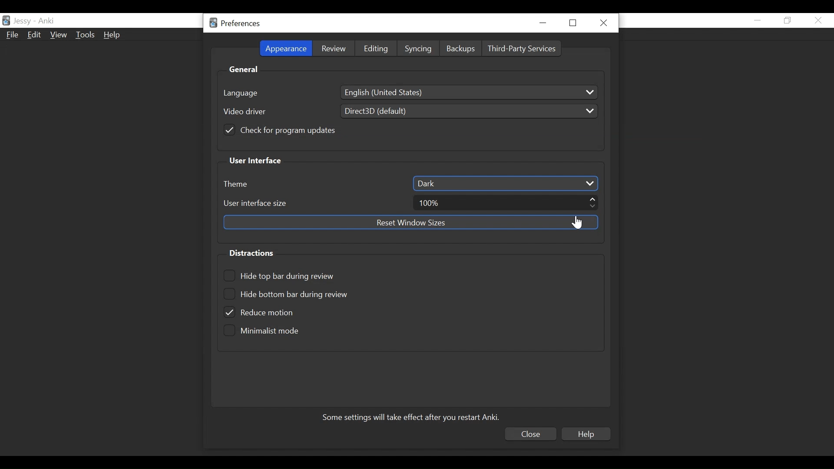 The height and width of the screenshot is (469, 834). Describe the element at coordinates (285, 275) in the screenshot. I see `(un)select Hide top bar during review` at that location.